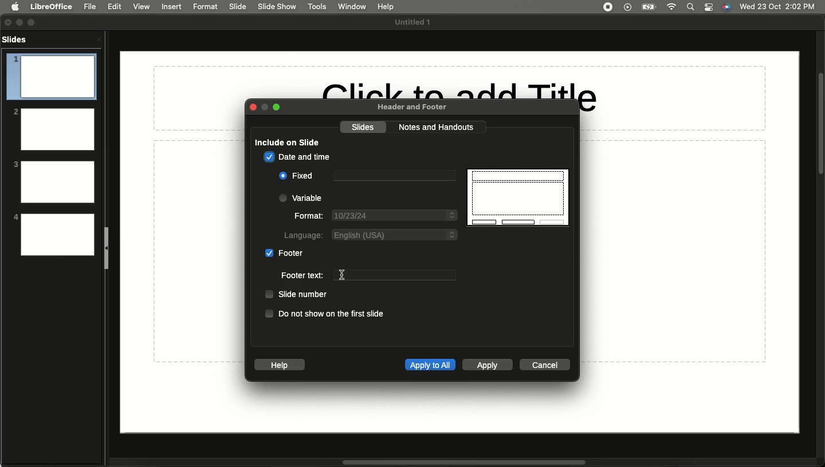 This screenshot has height=467, width=825. What do you see at coordinates (302, 197) in the screenshot?
I see `Variable` at bounding box center [302, 197].